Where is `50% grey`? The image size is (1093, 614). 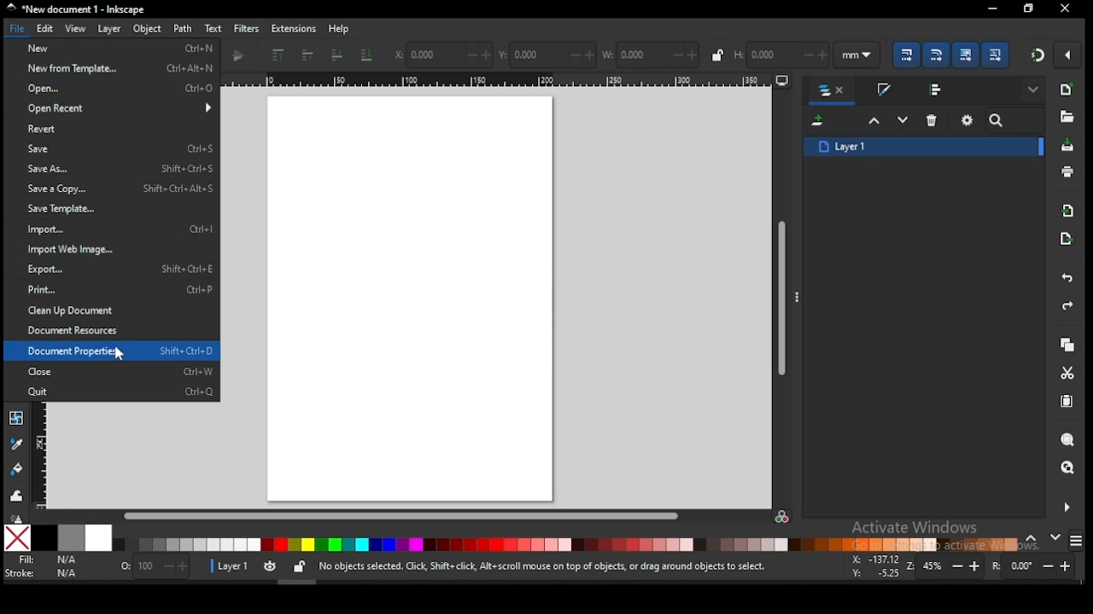
50% grey is located at coordinates (71, 538).